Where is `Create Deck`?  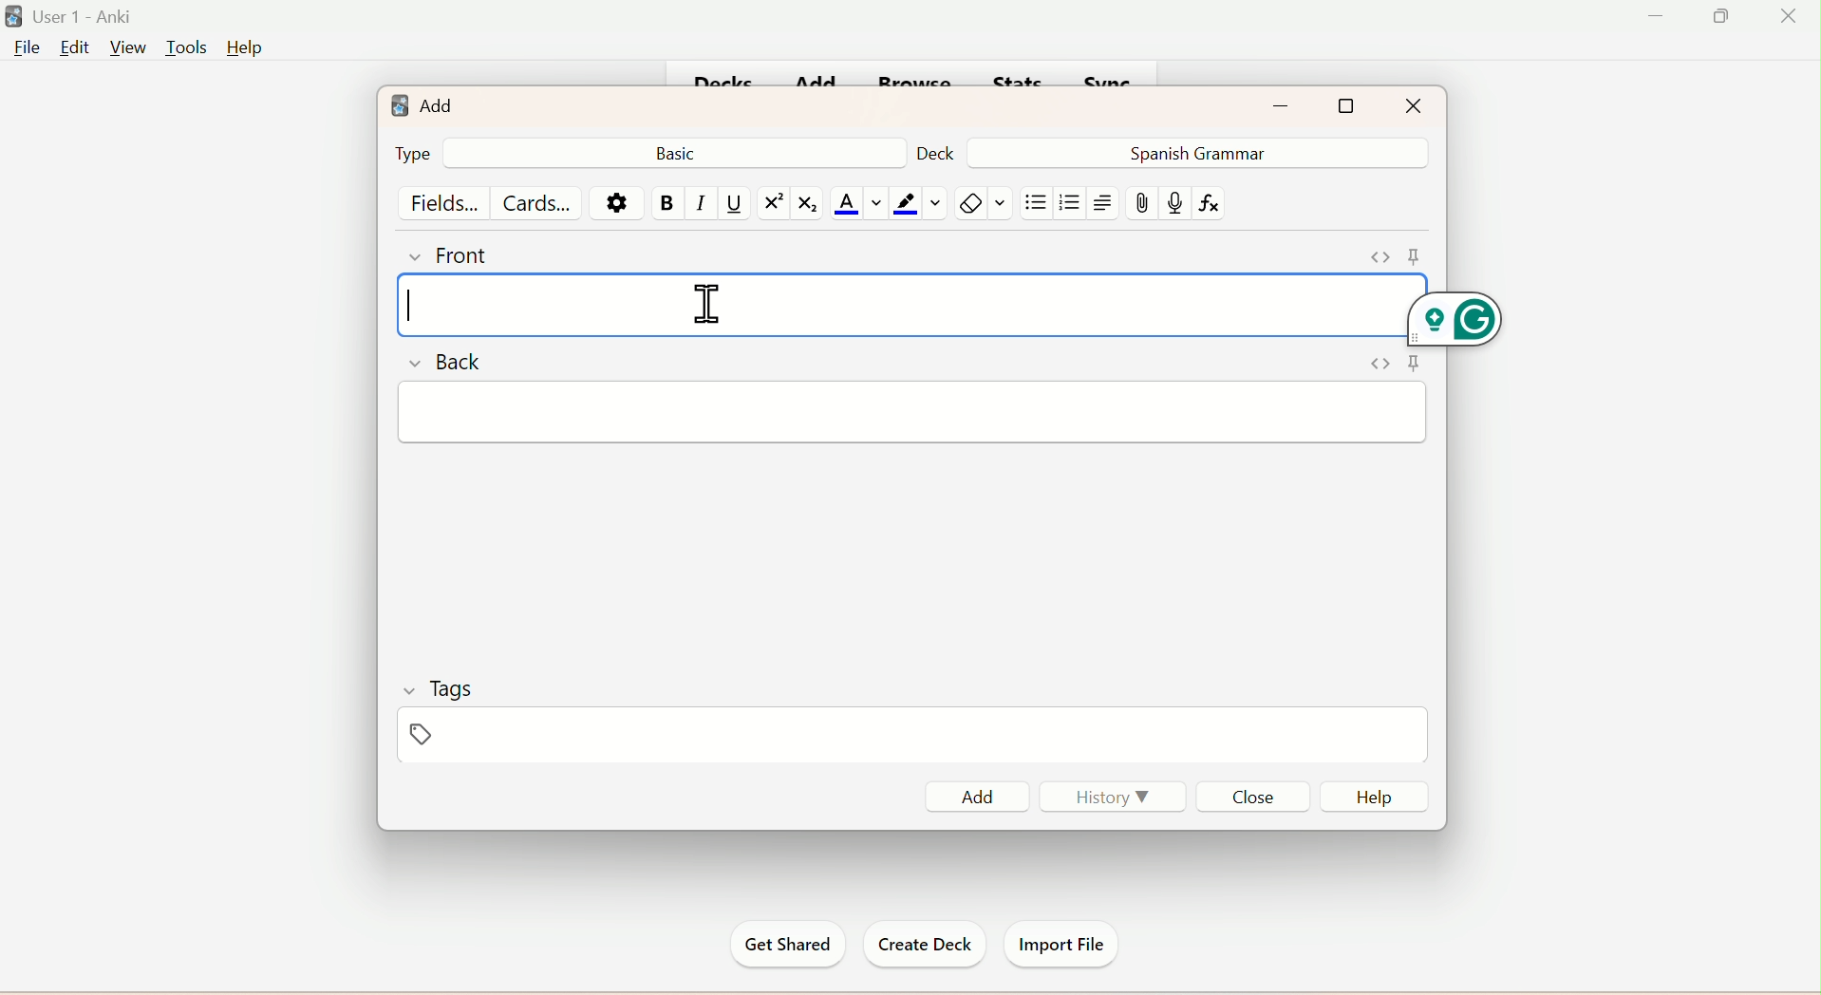
Create Deck is located at coordinates (919, 945).